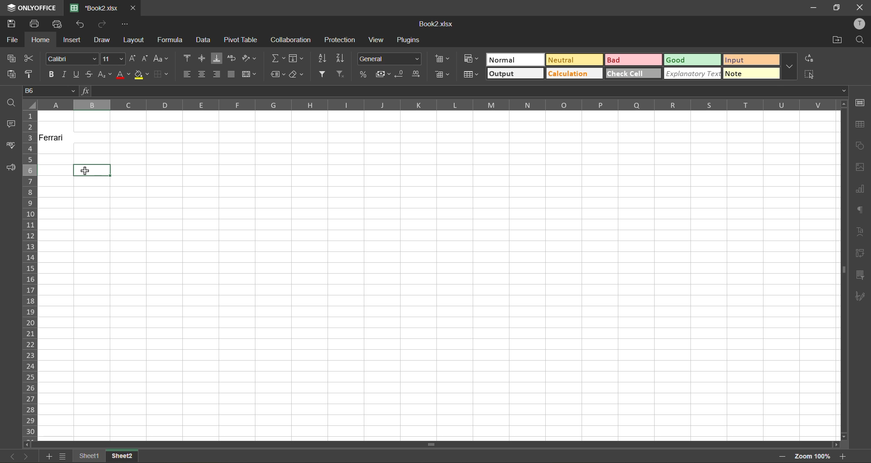  What do you see at coordinates (574, 59) in the screenshot?
I see `neutral` at bounding box center [574, 59].